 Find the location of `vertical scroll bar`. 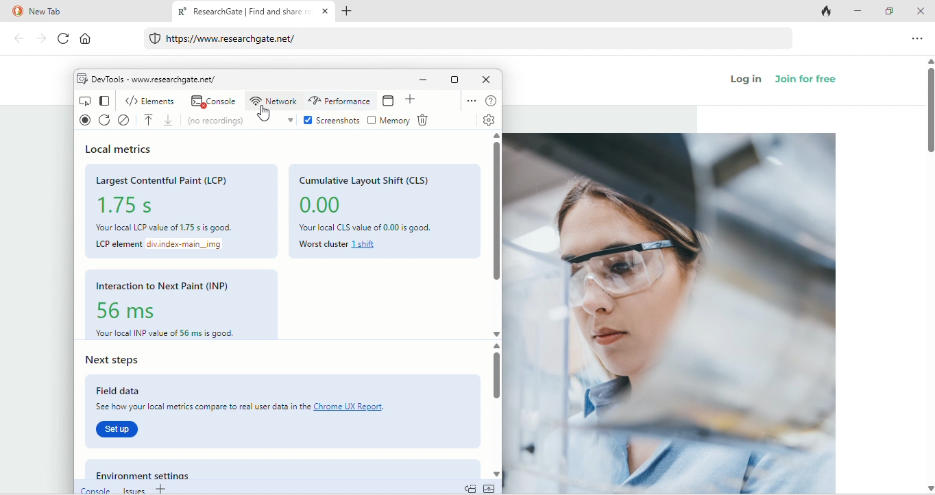

vertical scroll bar is located at coordinates (496, 378).